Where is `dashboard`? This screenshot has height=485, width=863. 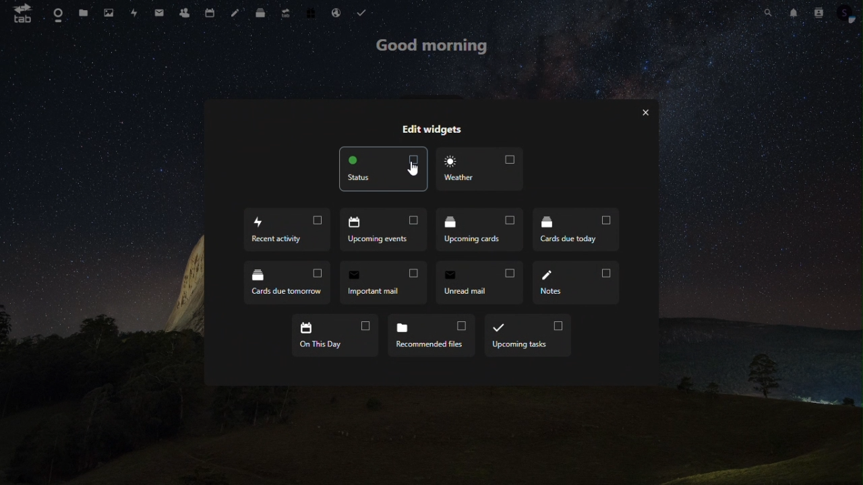
dashboard is located at coordinates (57, 13).